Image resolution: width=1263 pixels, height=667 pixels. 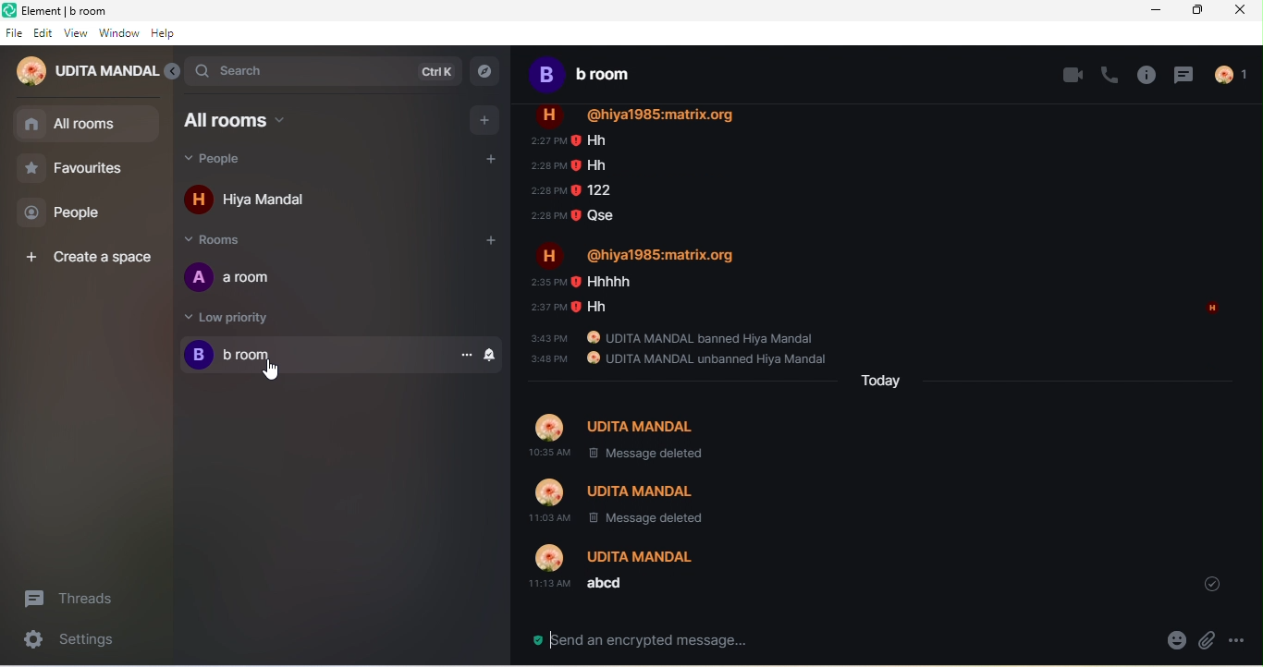 What do you see at coordinates (172, 71) in the screenshot?
I see `expand` at bounding box center [172, 71].